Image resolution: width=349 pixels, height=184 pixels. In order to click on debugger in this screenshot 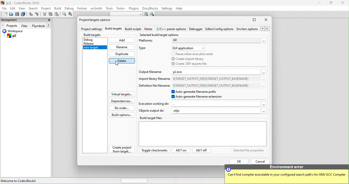, I will do `click(196, 30)`.